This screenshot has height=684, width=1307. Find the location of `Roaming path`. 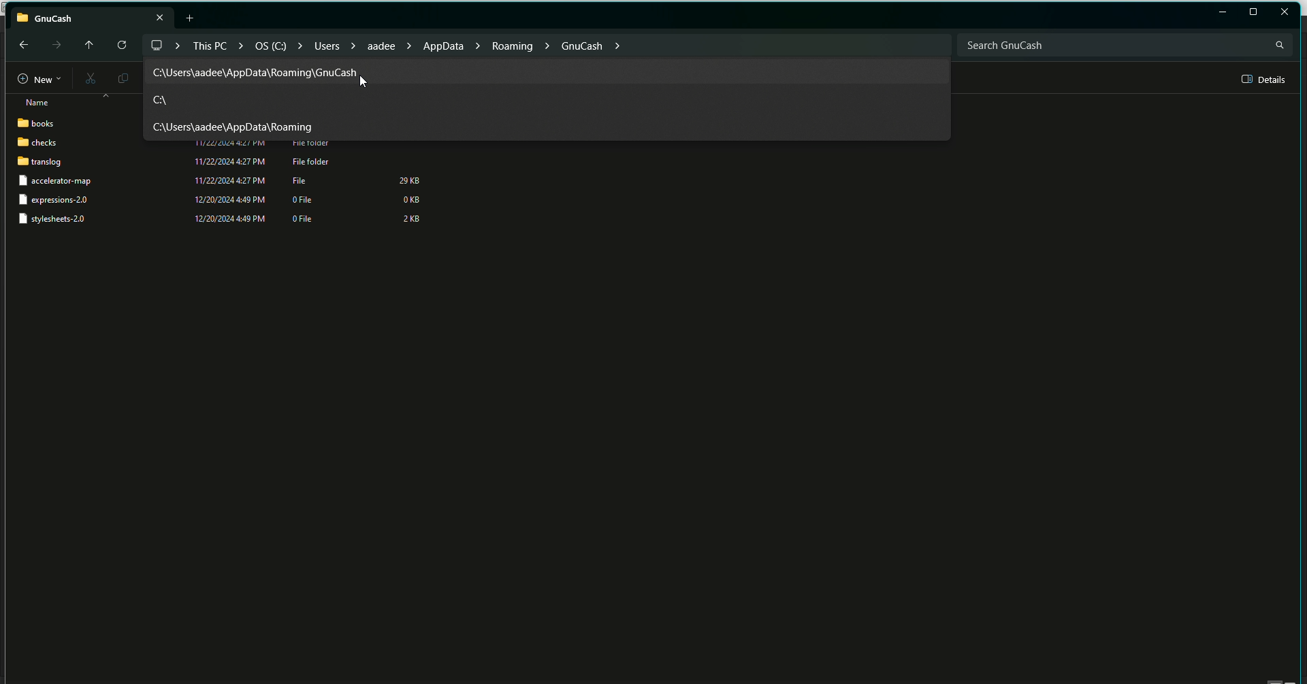

Roaming path is located at coordinates (236, 126).